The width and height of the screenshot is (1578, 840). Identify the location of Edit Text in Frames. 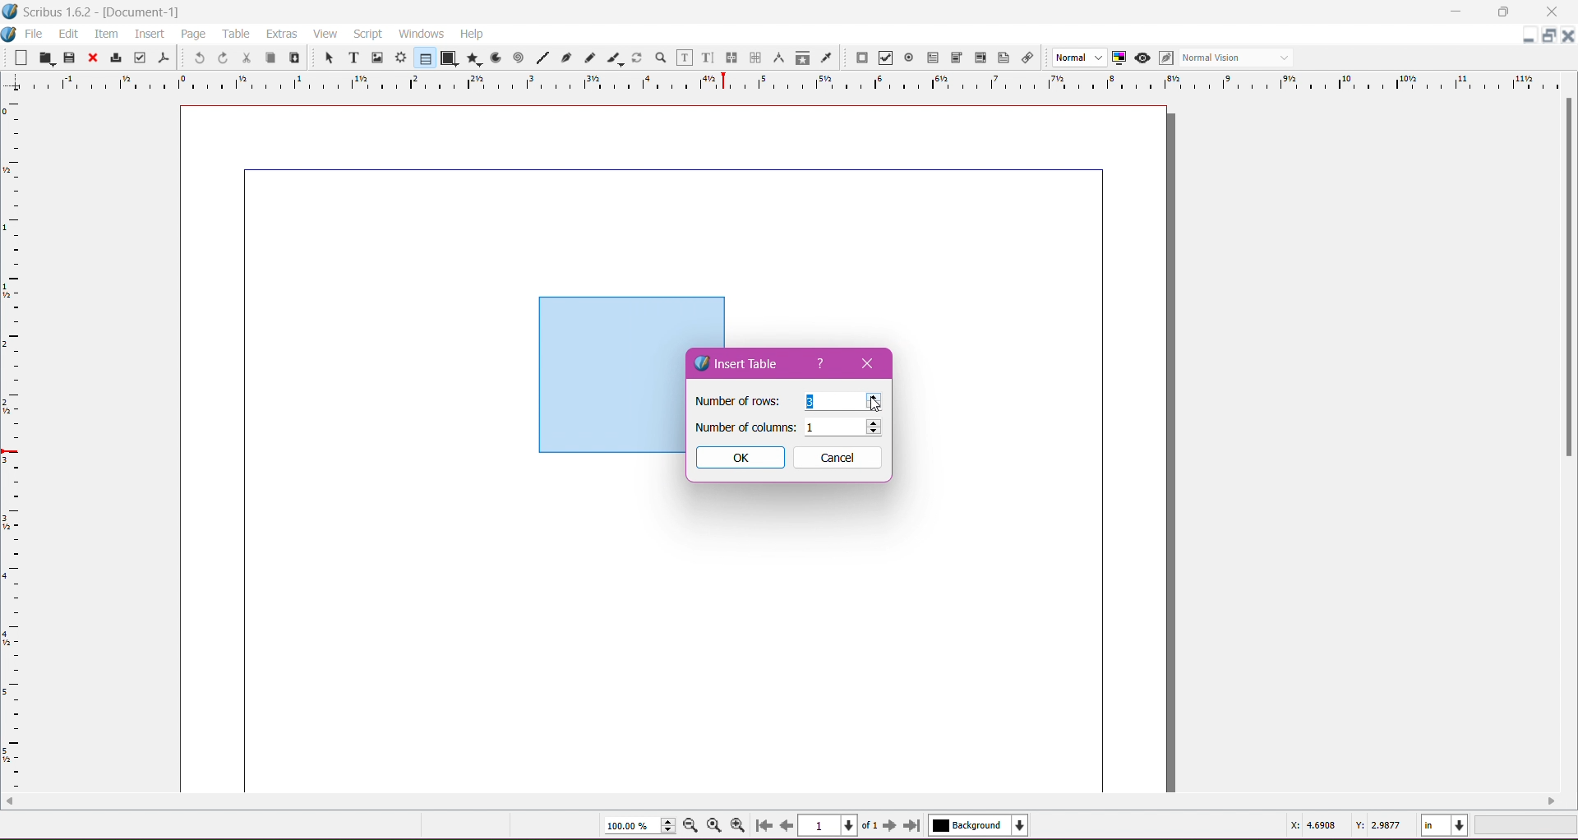
(685, 58).